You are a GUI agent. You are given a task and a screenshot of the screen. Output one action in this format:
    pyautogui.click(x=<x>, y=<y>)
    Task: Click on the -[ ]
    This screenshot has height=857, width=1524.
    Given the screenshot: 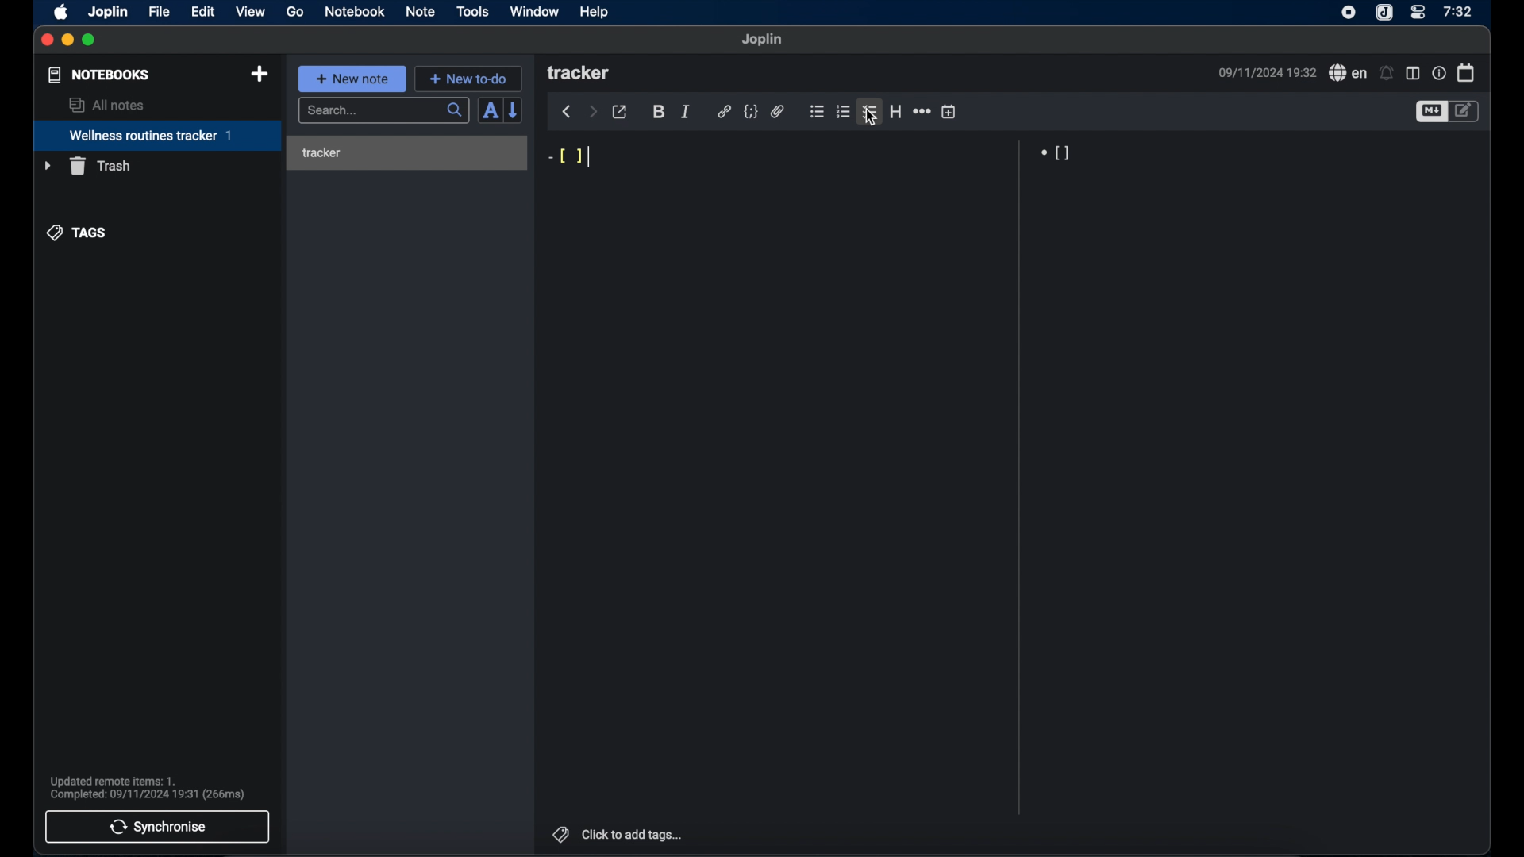 What is the action you would take?
    pyautogui.click(x=582, y=156)
    